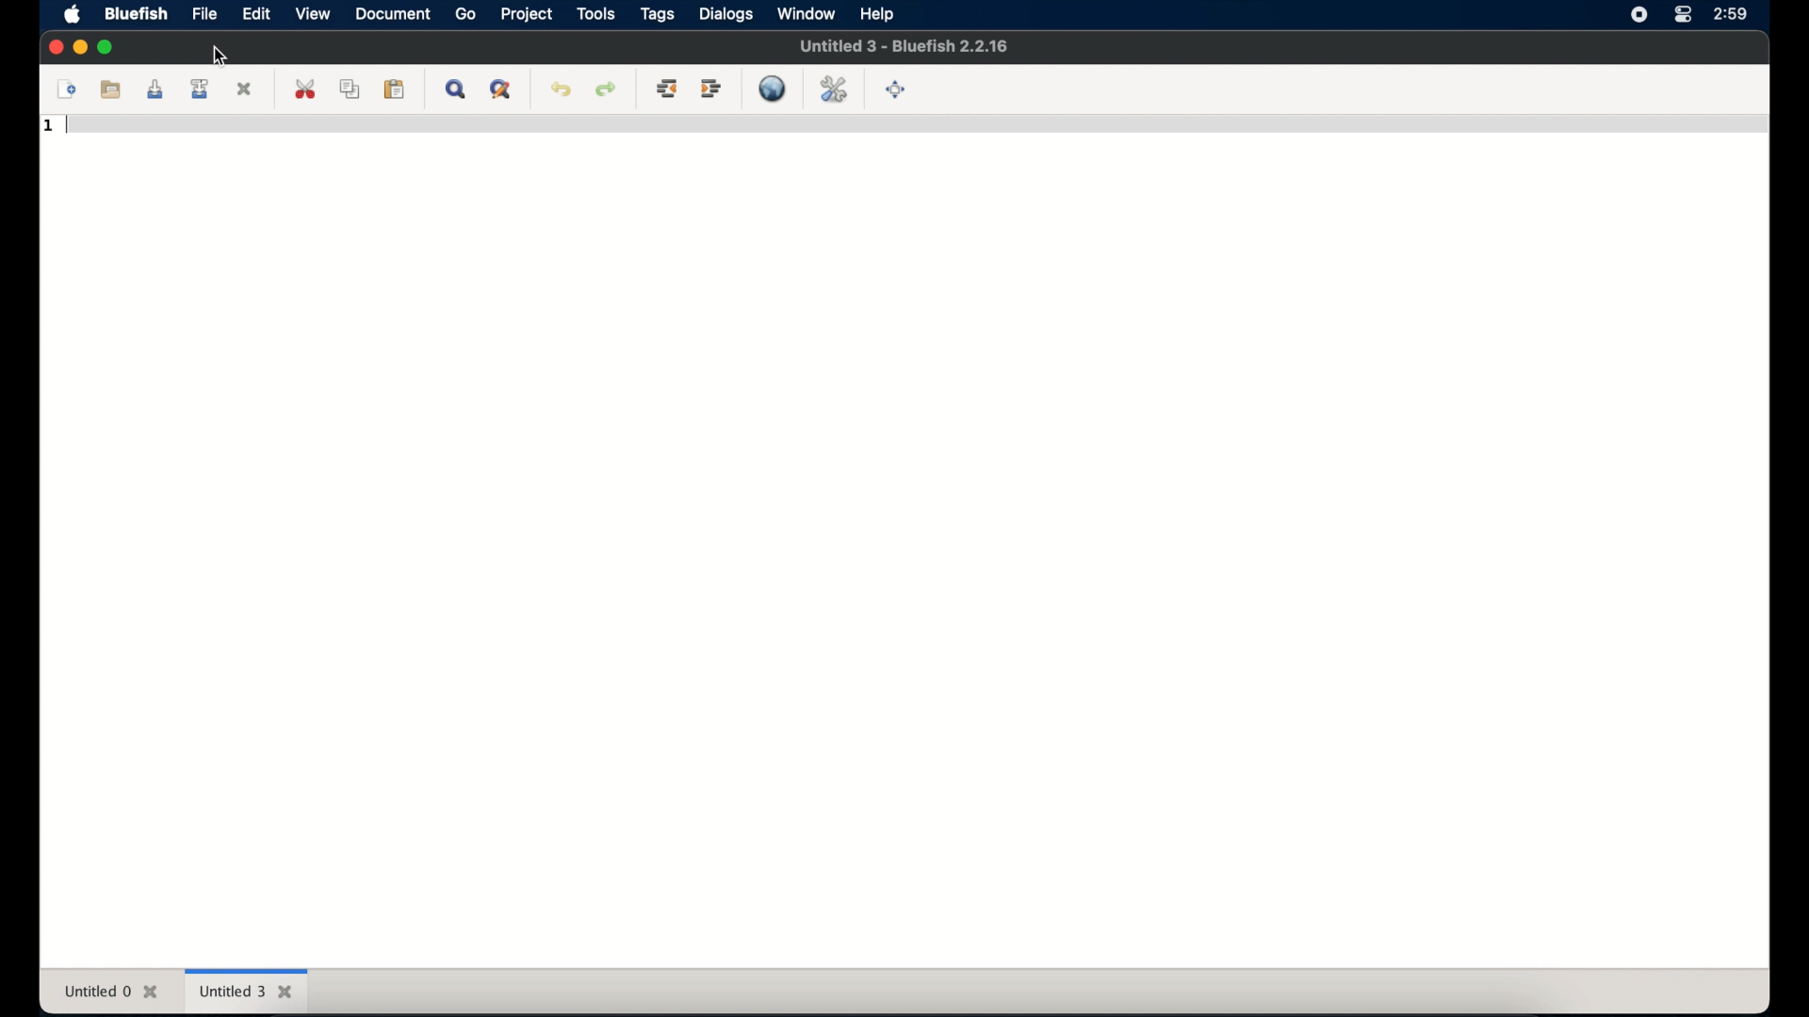 The image size is (1809, 1017). Describe the element at coordinates (668, 89) in the screenshot. I see `unindent` at that location.